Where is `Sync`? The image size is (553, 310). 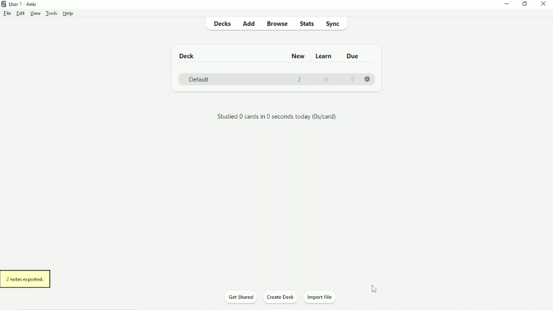
Sync is located at coordinates (333, 23).